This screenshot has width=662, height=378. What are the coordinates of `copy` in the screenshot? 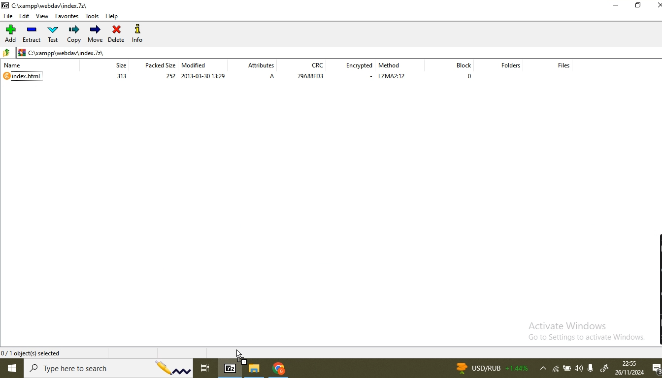 It's located at (74, 34).